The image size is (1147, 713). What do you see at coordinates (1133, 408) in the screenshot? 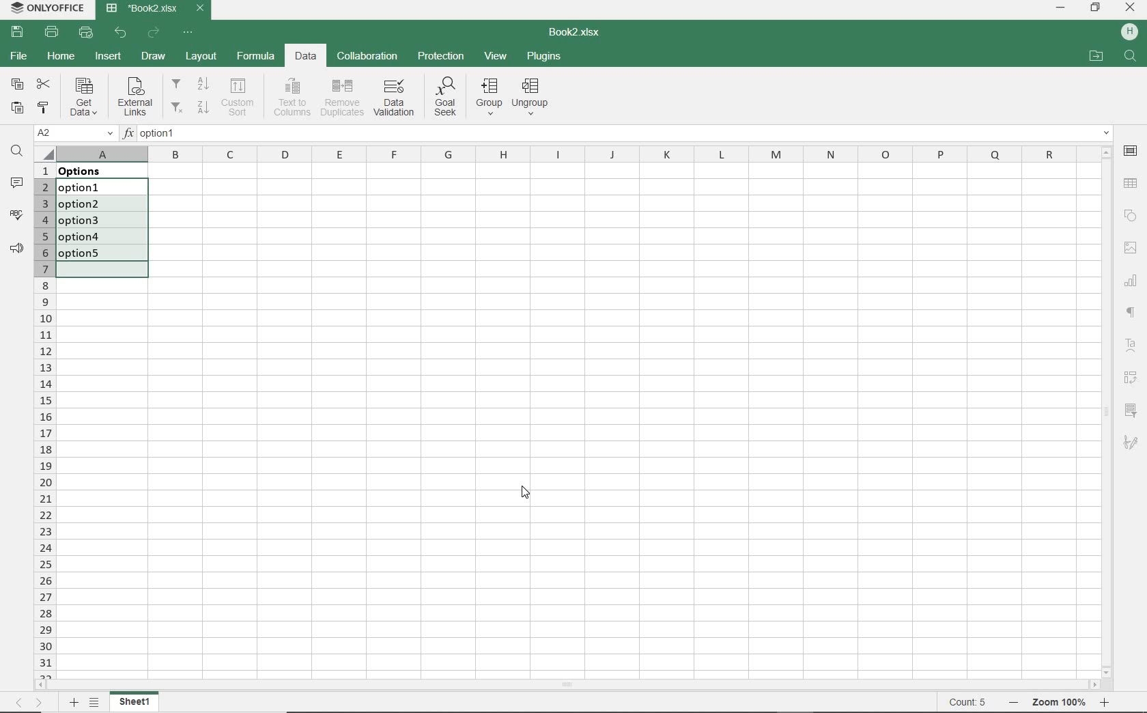
I see `filter` at bounding box center [1133, 408].